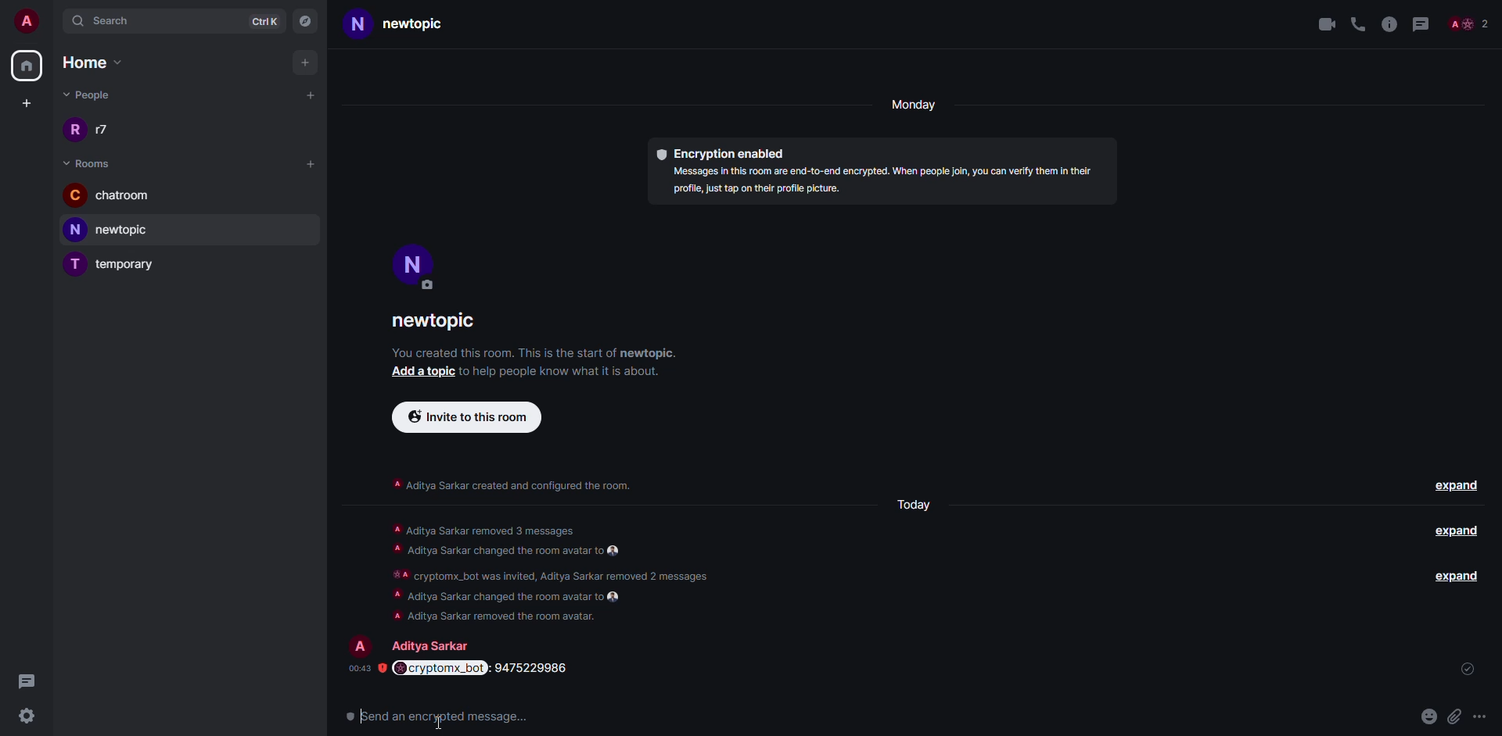 The image size is (1502, 736). What do you see at coordinates (307, 20) in the screenshot?
I see `navigator` at bounding box center [307, 20].